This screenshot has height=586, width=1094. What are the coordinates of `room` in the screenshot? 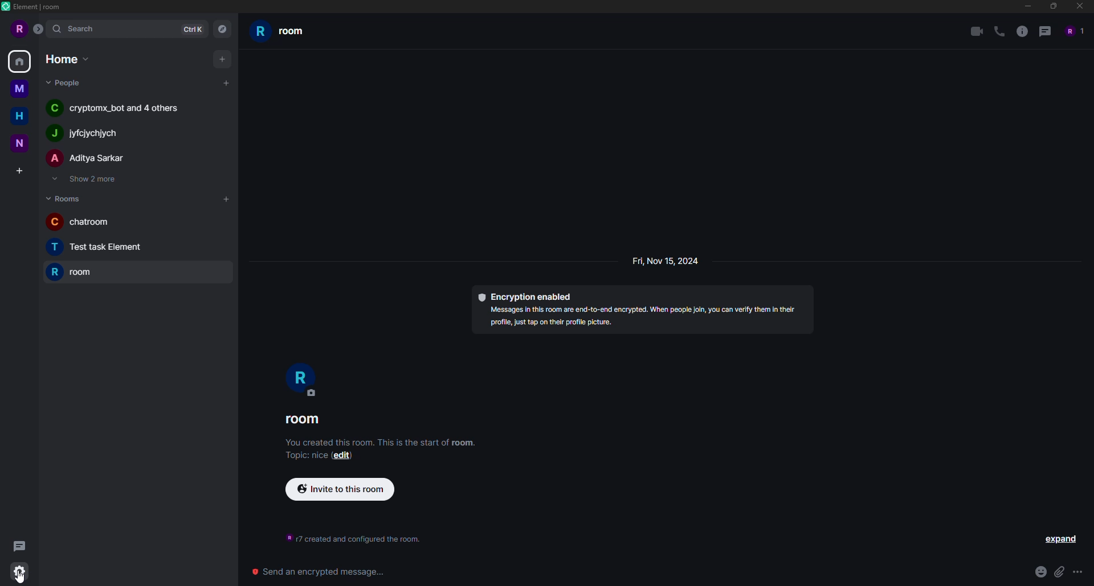 It's located at (283, 34).